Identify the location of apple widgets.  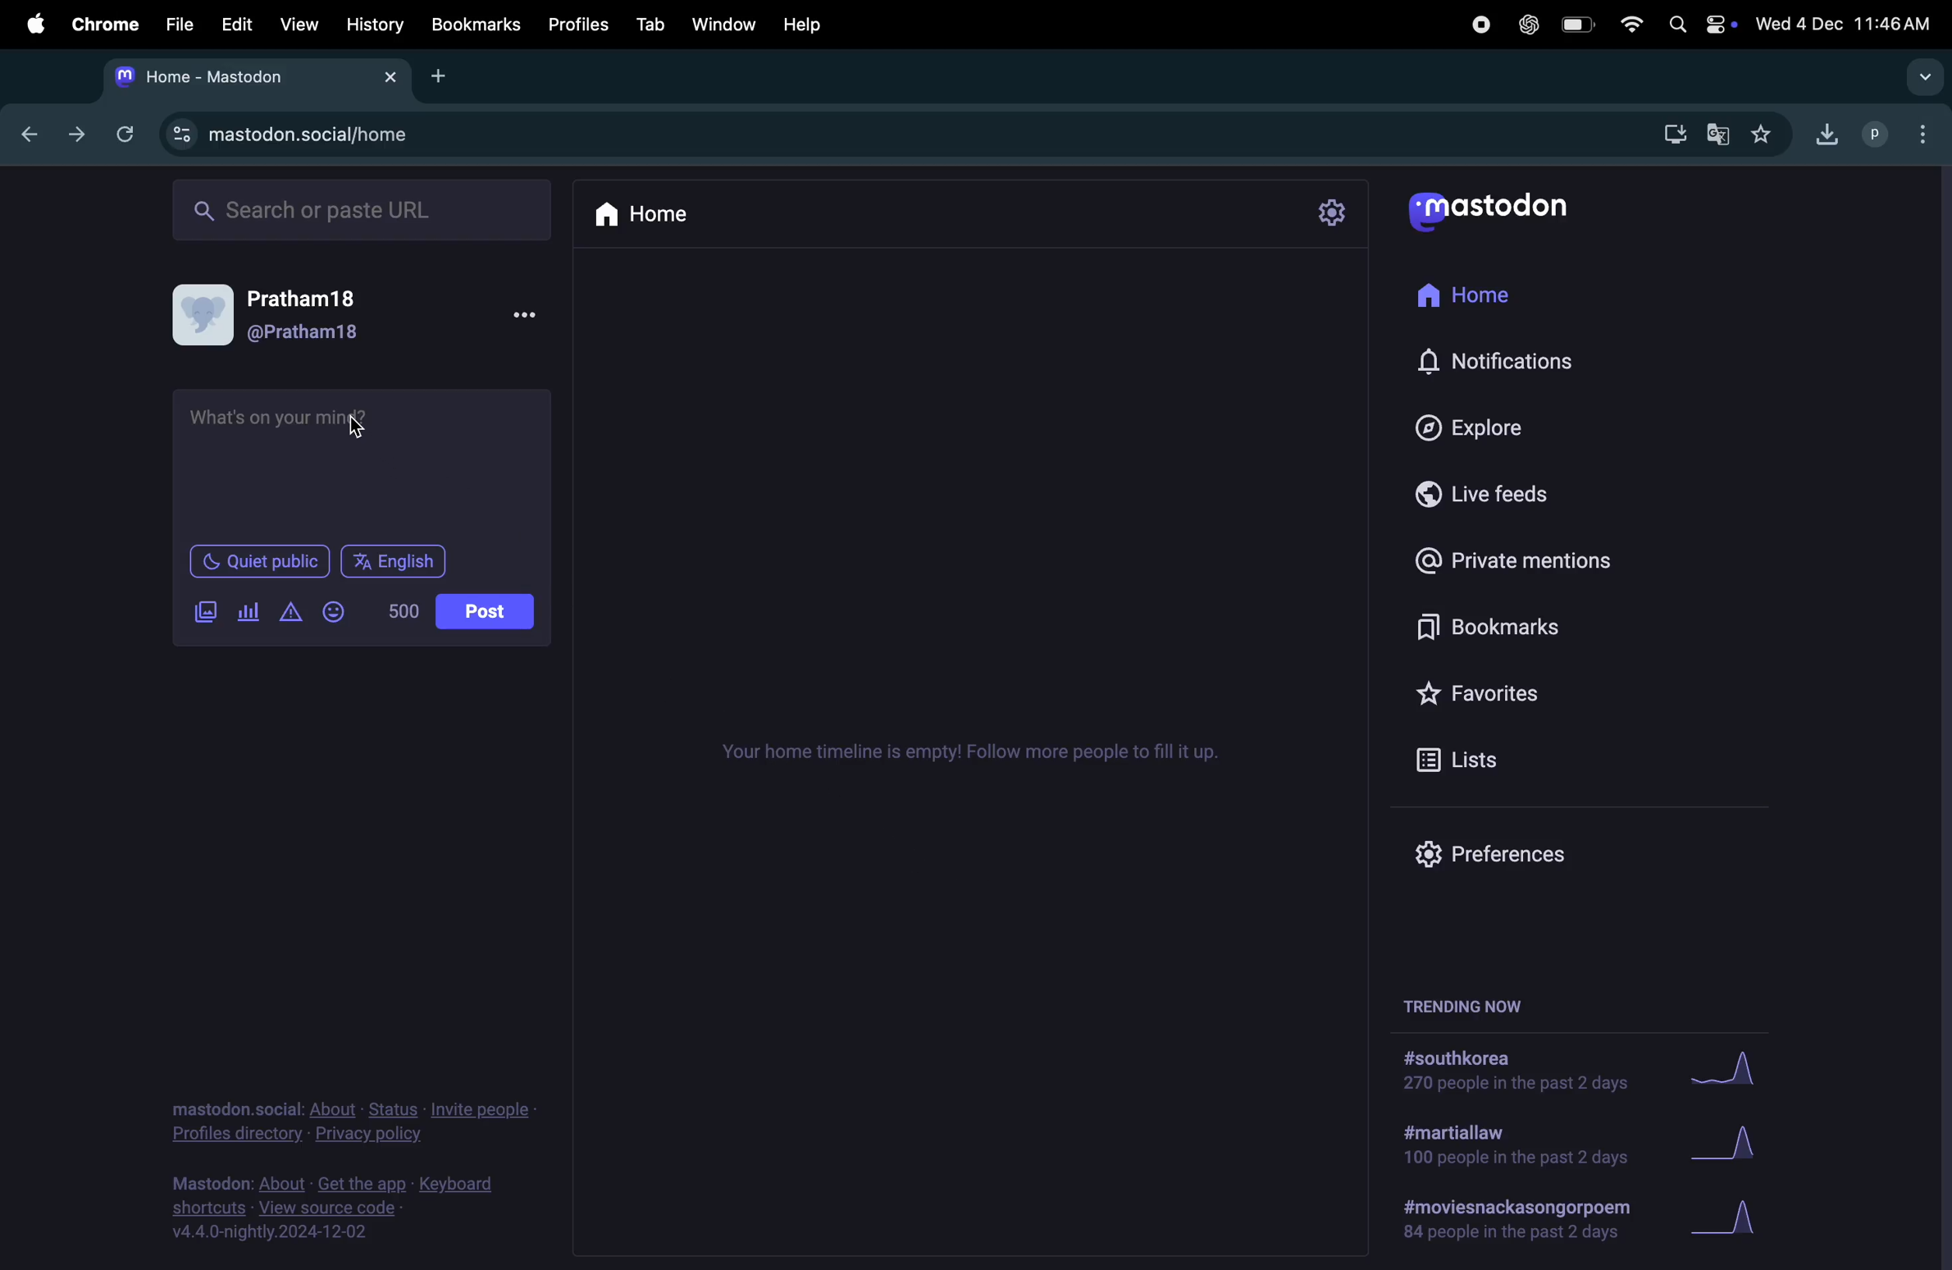
(1698, 22).